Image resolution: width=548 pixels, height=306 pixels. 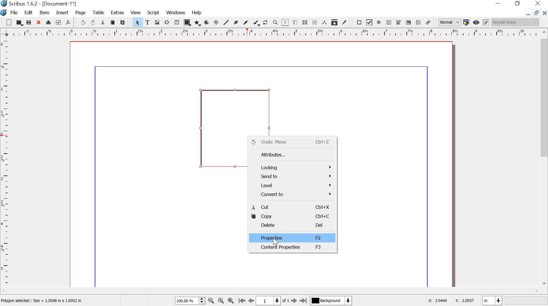 I want to click on link annotation, so click(x=428, y=23).